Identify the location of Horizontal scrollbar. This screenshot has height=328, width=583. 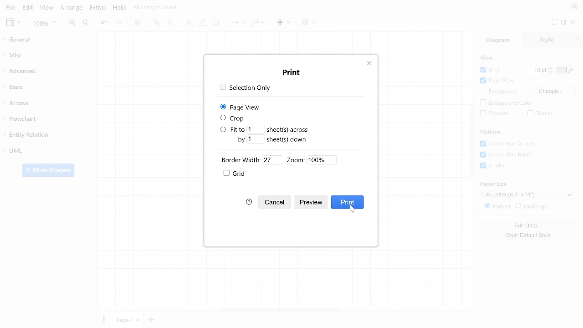
(280, 310).